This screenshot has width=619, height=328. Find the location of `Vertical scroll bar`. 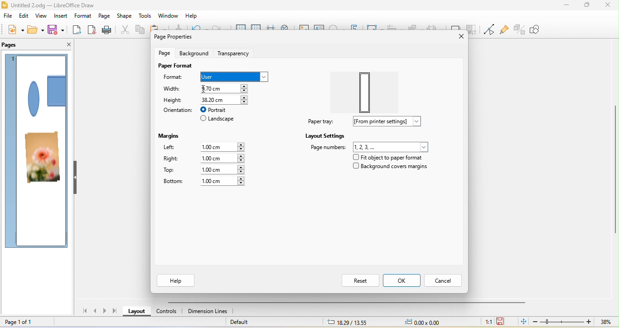

Vertical scroll bar is located at coordinates (614, 174).